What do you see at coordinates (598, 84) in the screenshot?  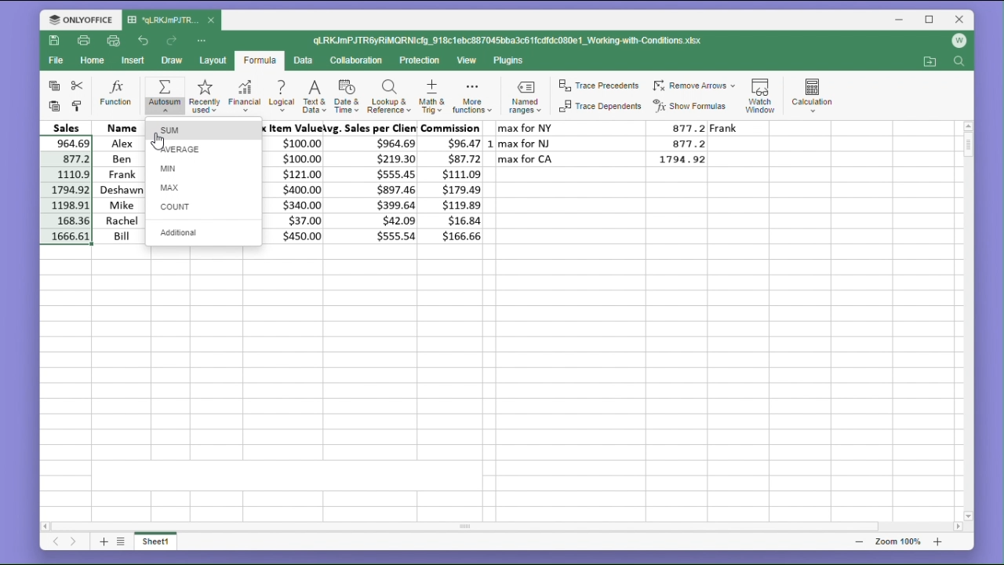 I see `trace predecents` at bounding box center [598, 84].